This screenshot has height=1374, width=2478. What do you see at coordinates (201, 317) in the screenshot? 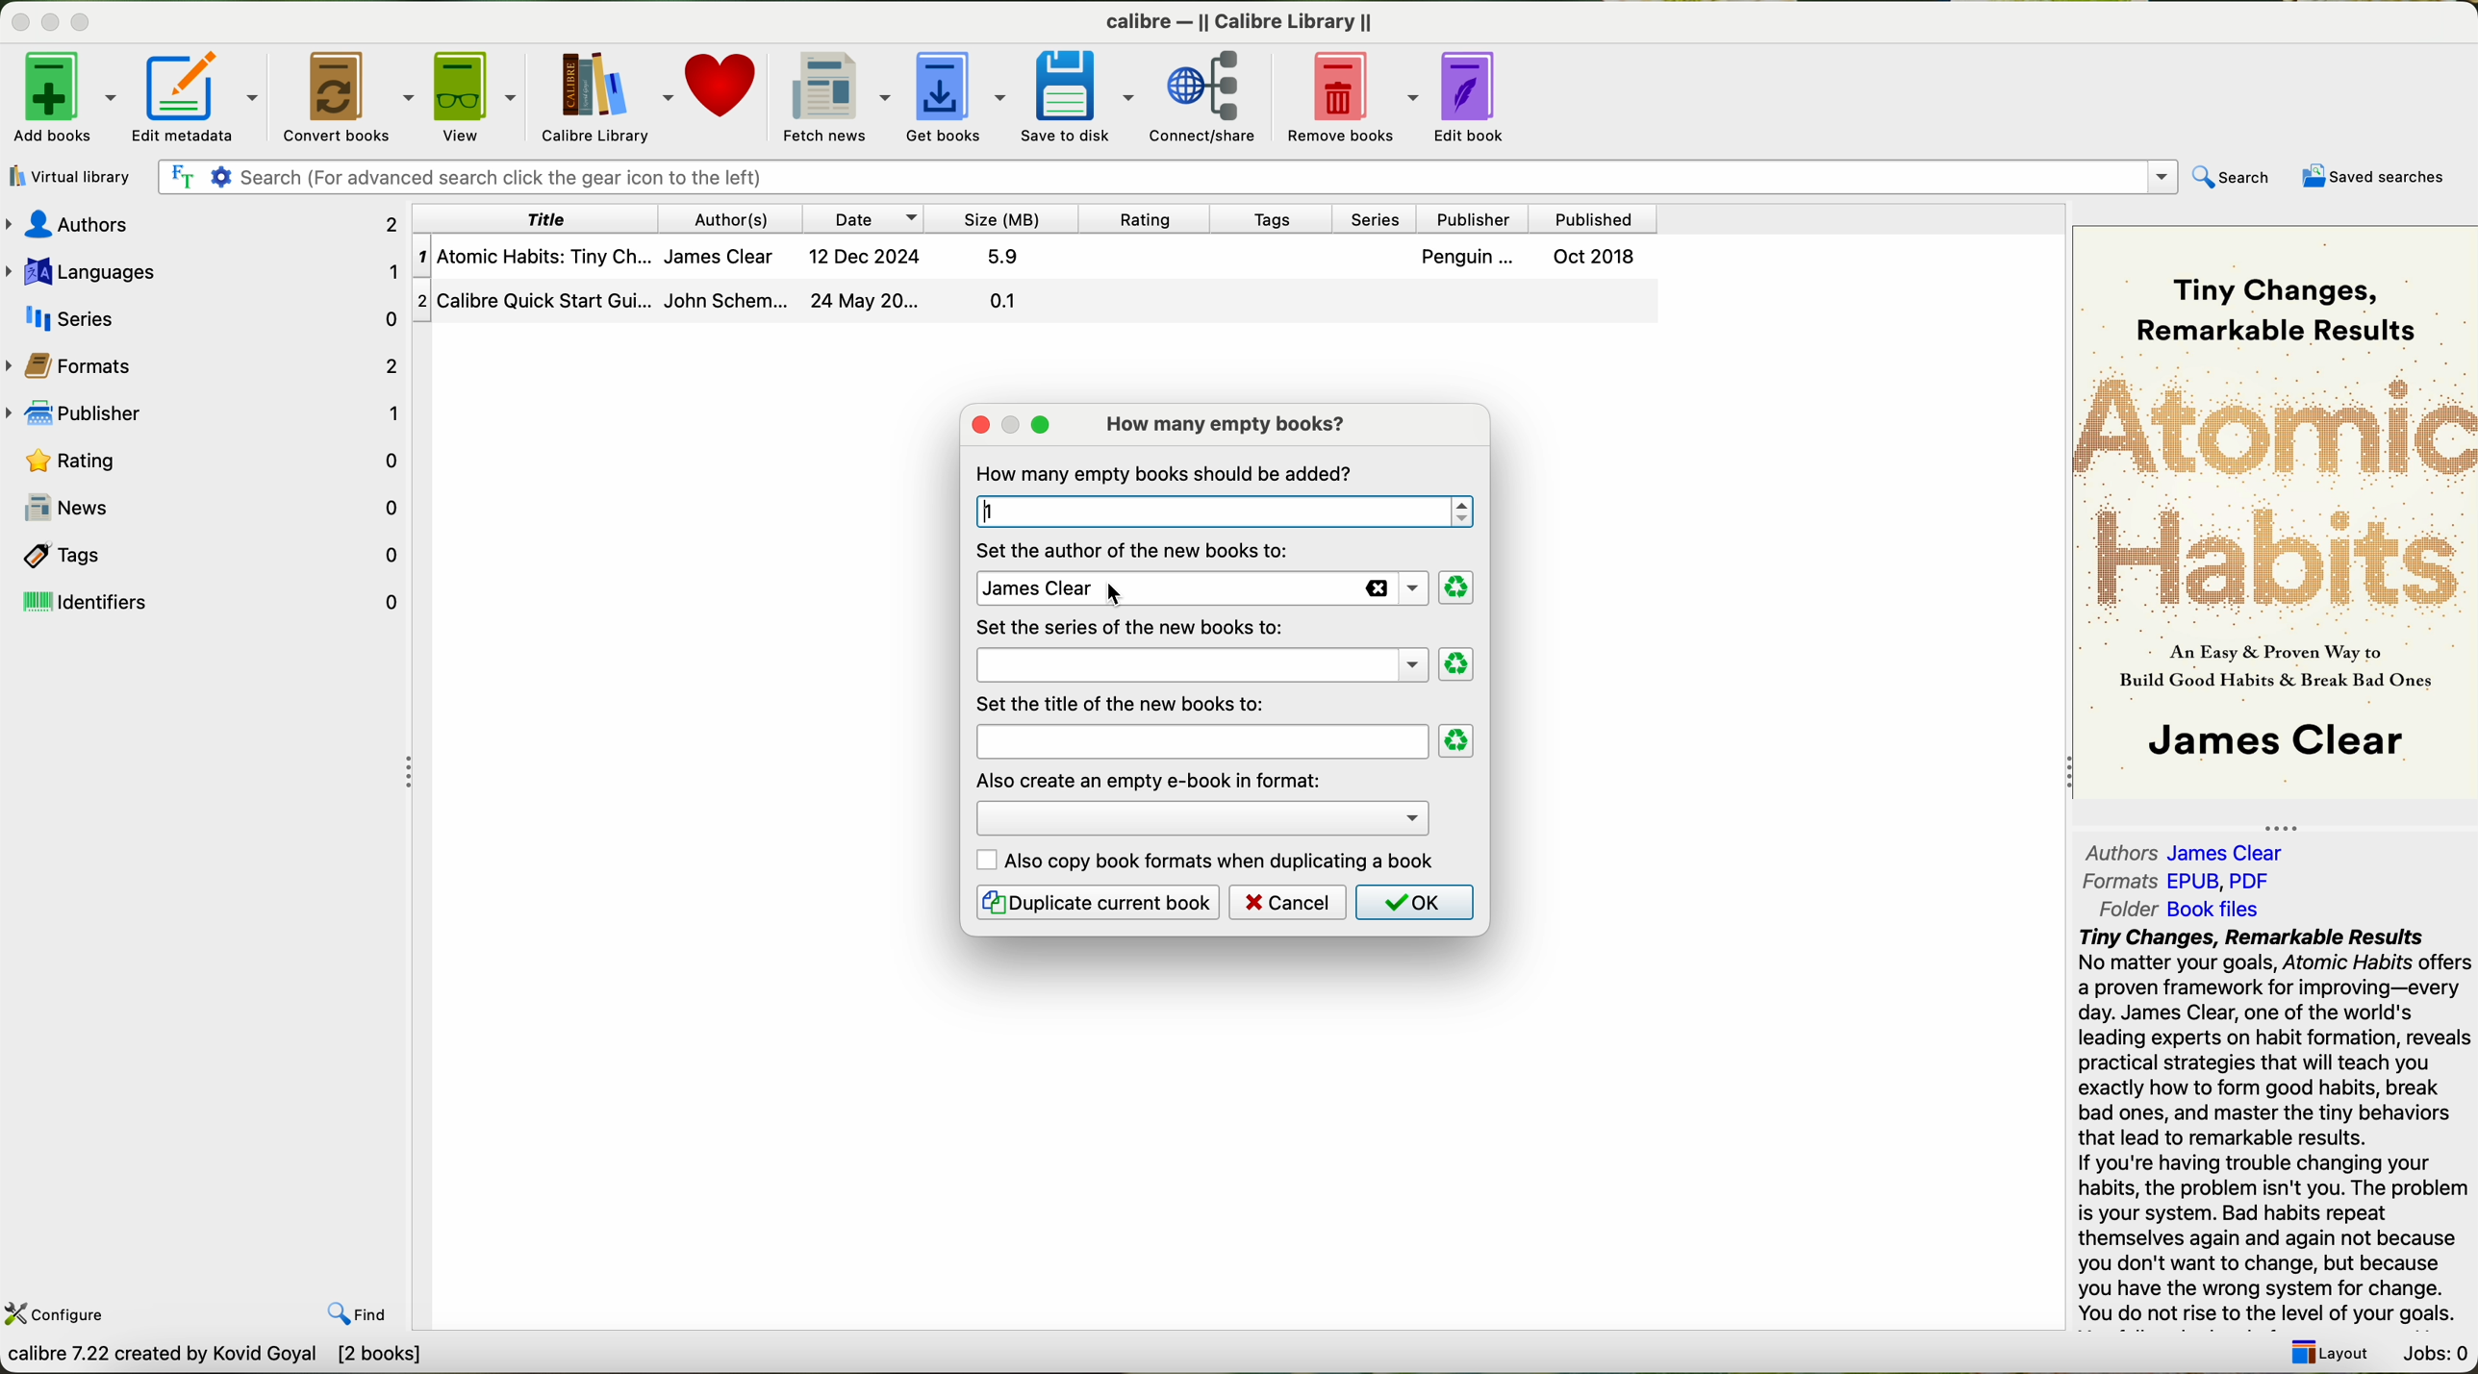
I see `series` at bounding box center [201, 317].